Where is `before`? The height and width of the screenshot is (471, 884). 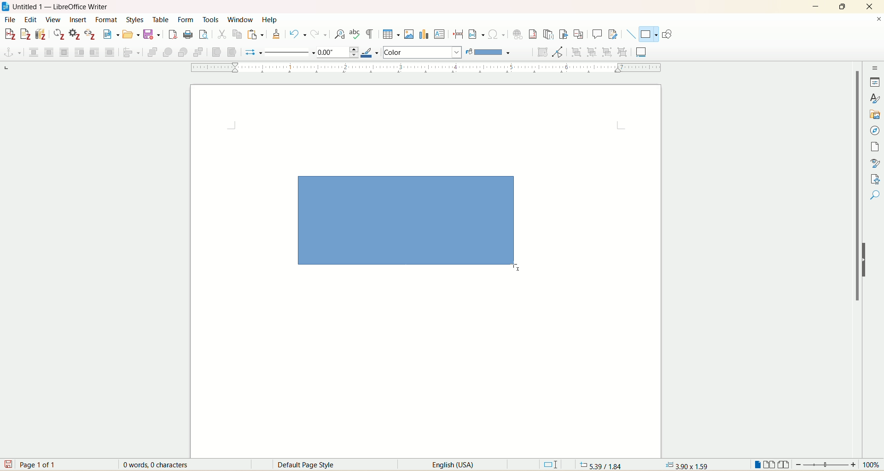 before is located at coordinates (80, 51).